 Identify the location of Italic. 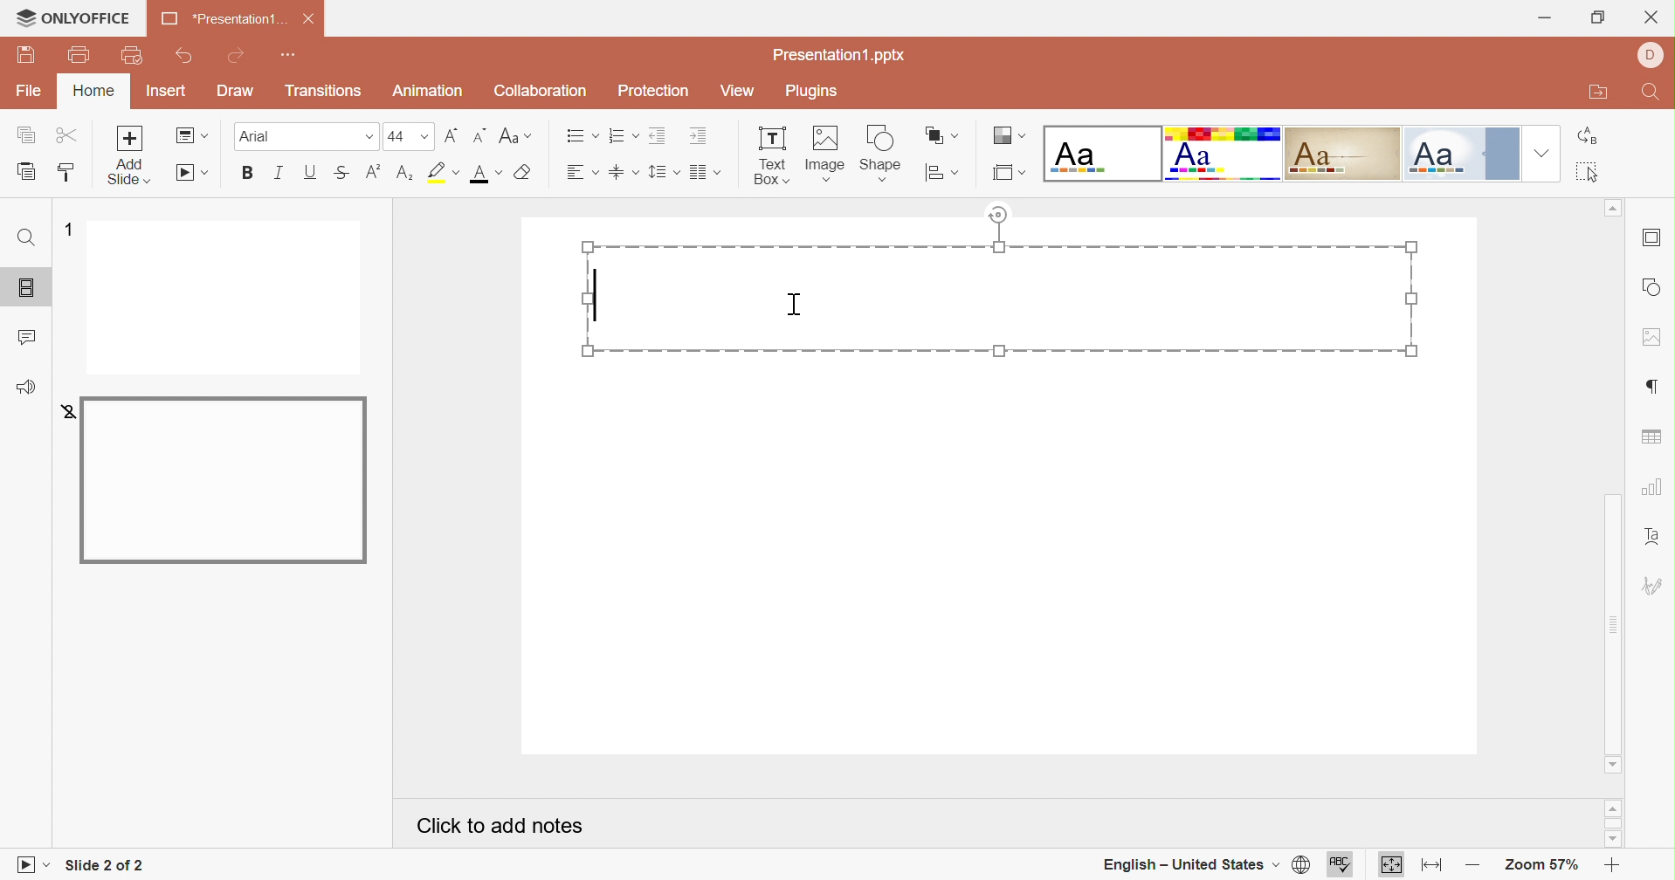
(283, 173).